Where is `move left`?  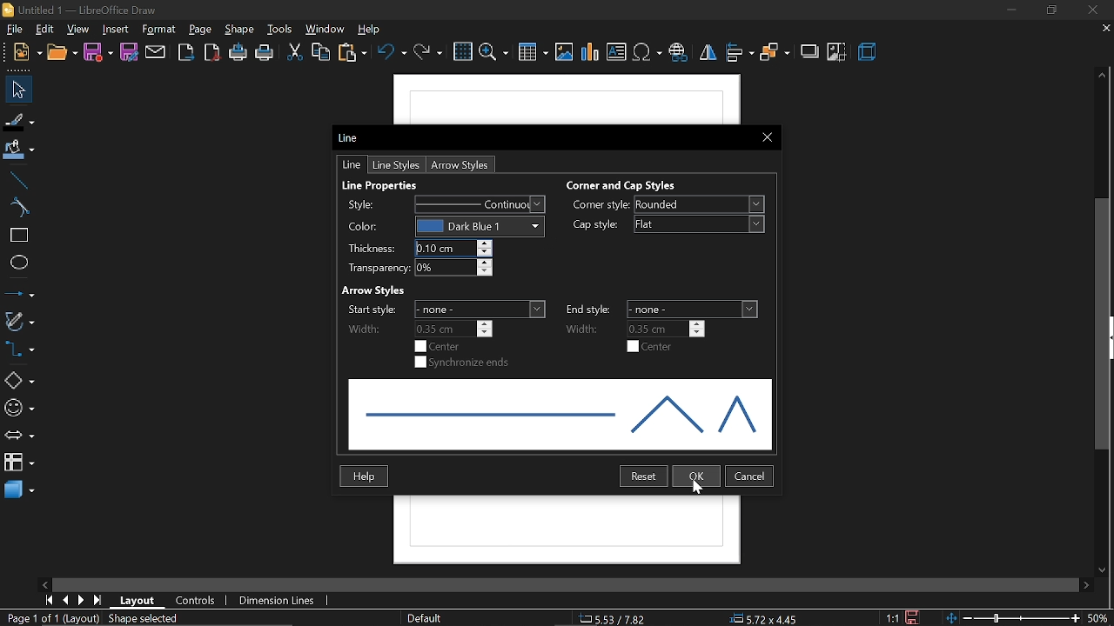 move left is located at coordinates (47, 583).